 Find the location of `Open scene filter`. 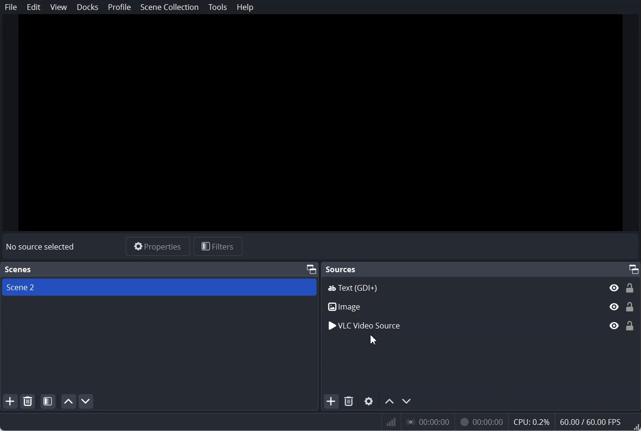

Open scene filter is located at coordinates (48, 401).